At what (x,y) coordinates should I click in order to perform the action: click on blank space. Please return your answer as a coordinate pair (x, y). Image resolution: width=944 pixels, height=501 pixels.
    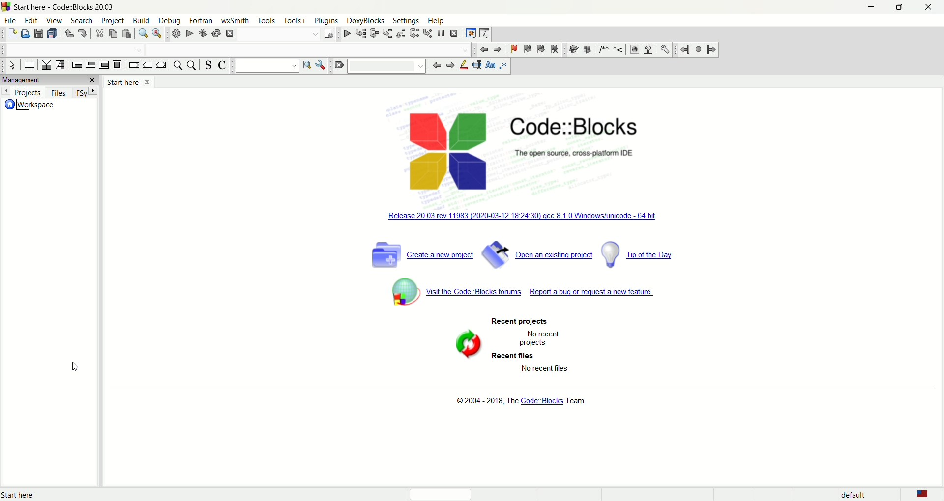
    Looking at the image, I should click on (387, 66).